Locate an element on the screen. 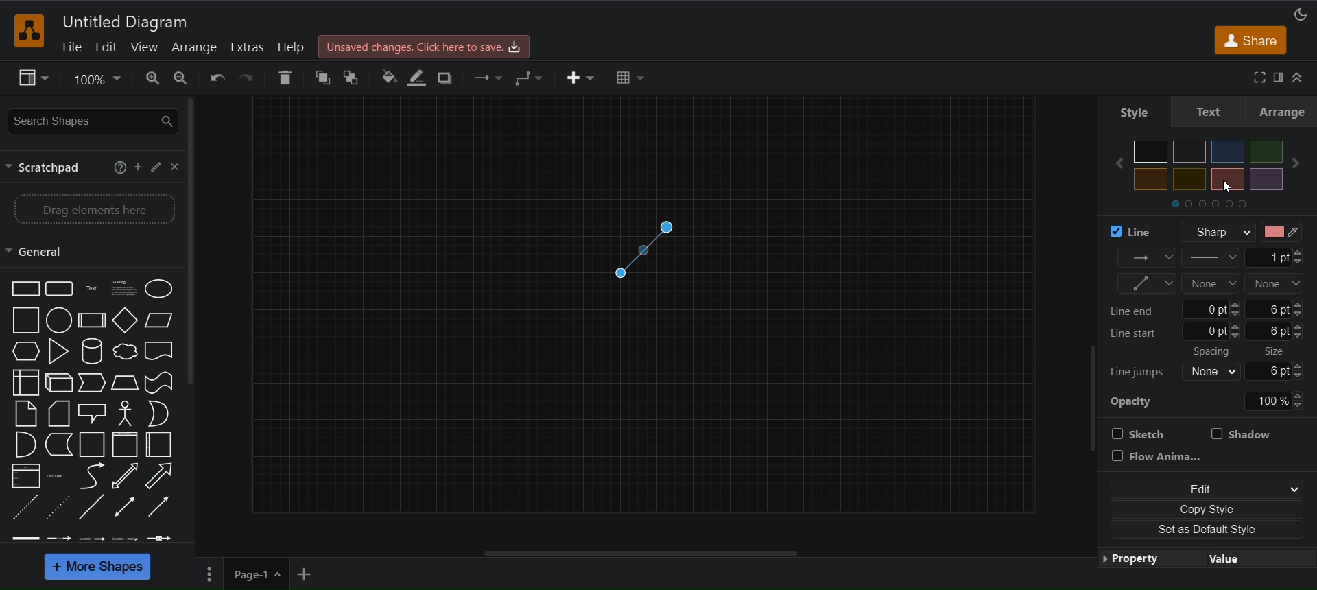 This screenshot has width=1317, height=590. line width is located at coordinates (1277, 257).